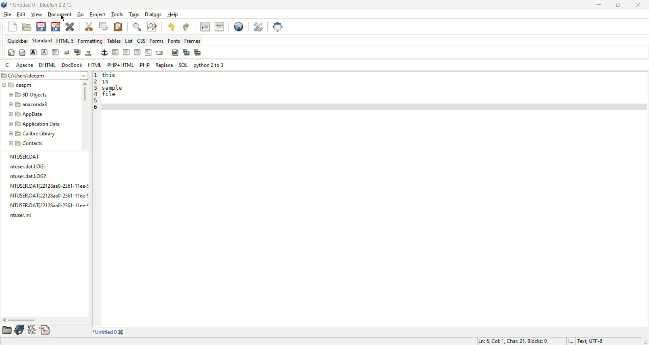 The width and height of the screenshot is (649, 345). I want to click on emphasis, so click(44, 52).